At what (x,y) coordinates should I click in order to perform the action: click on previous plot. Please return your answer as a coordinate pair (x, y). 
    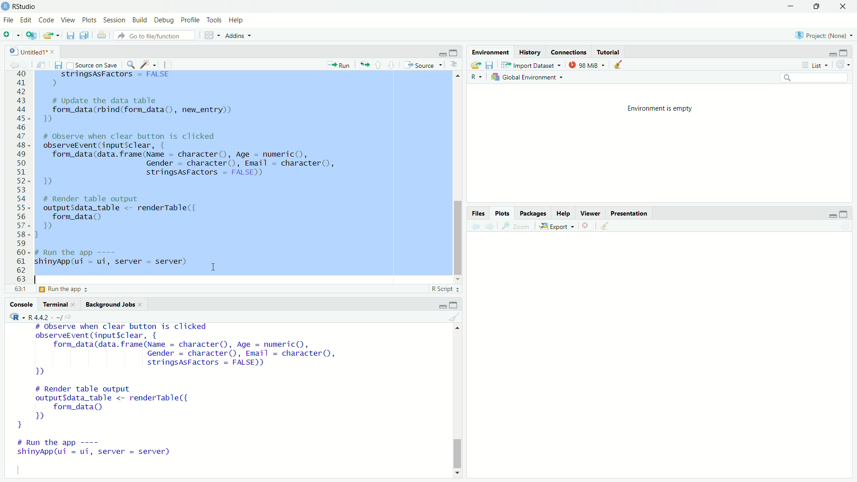
    Looking at the image, I should click on (474, 226).